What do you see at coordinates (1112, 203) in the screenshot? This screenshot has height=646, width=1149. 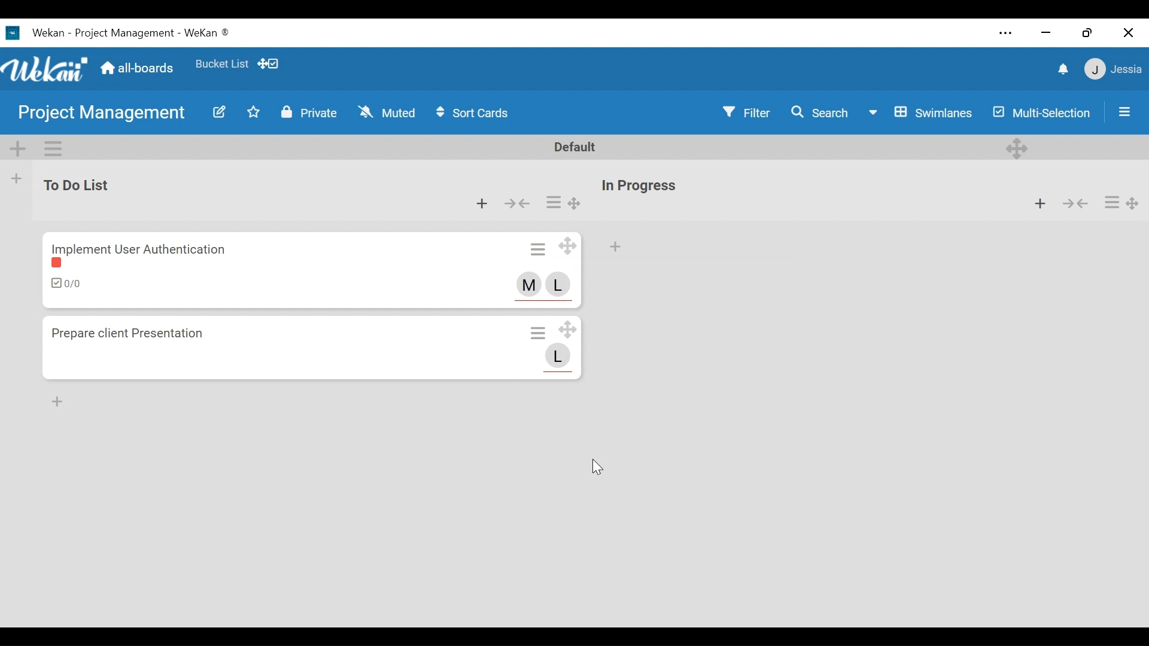 I see `card actions` at bounding box center [1112, 203].